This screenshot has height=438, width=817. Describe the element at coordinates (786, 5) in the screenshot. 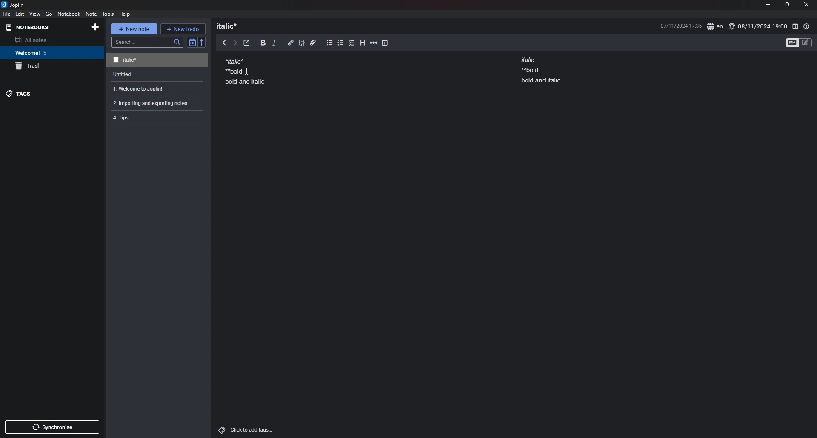

I see `resize` at that location.